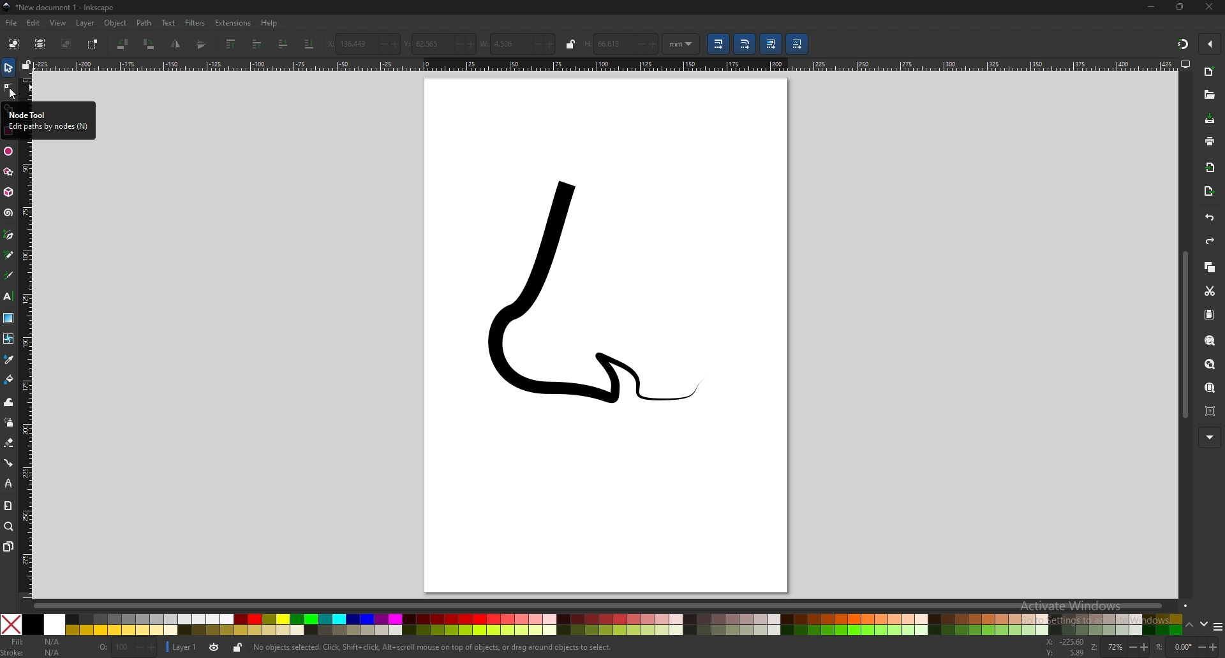  I want to click on text, so click(9, 296).